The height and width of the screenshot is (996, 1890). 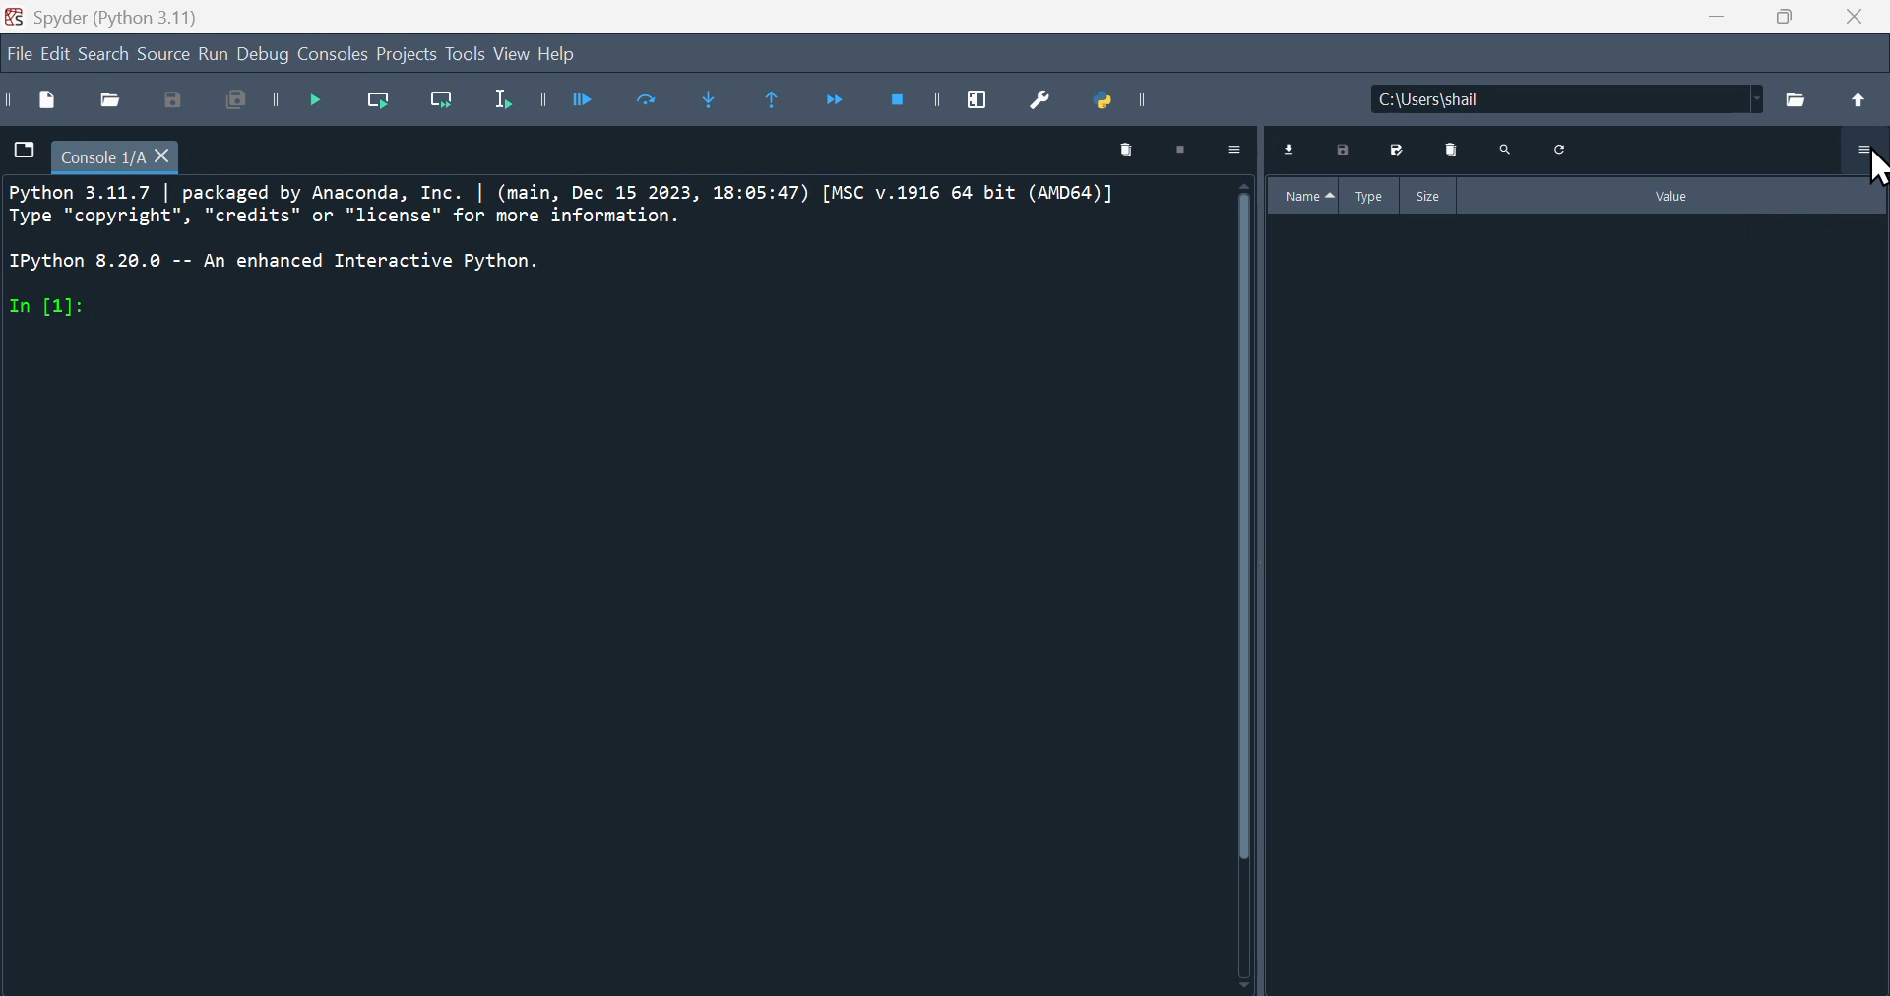 What do you see at coordinates (1872, 165) in the screenshot?
I see `cursor on more options` at bounding box center [1872, 165].